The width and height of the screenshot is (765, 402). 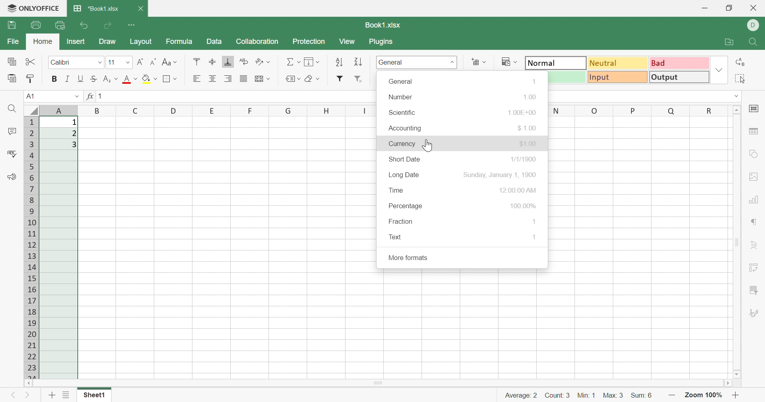 I want to click on Scroll down, so click(x=737, y=375).